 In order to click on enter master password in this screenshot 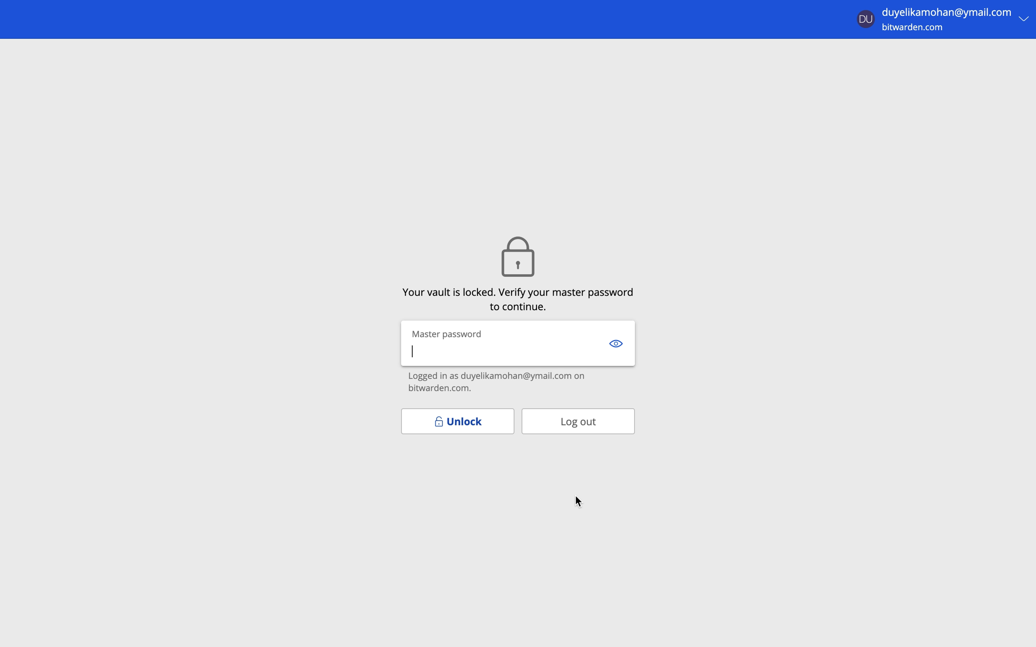, I will do `click(502, 354)`.